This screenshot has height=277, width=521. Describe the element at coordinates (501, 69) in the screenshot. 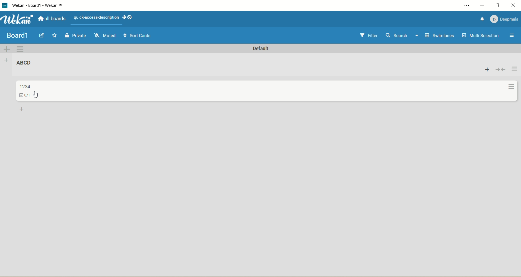

I see `collapse` at that location.